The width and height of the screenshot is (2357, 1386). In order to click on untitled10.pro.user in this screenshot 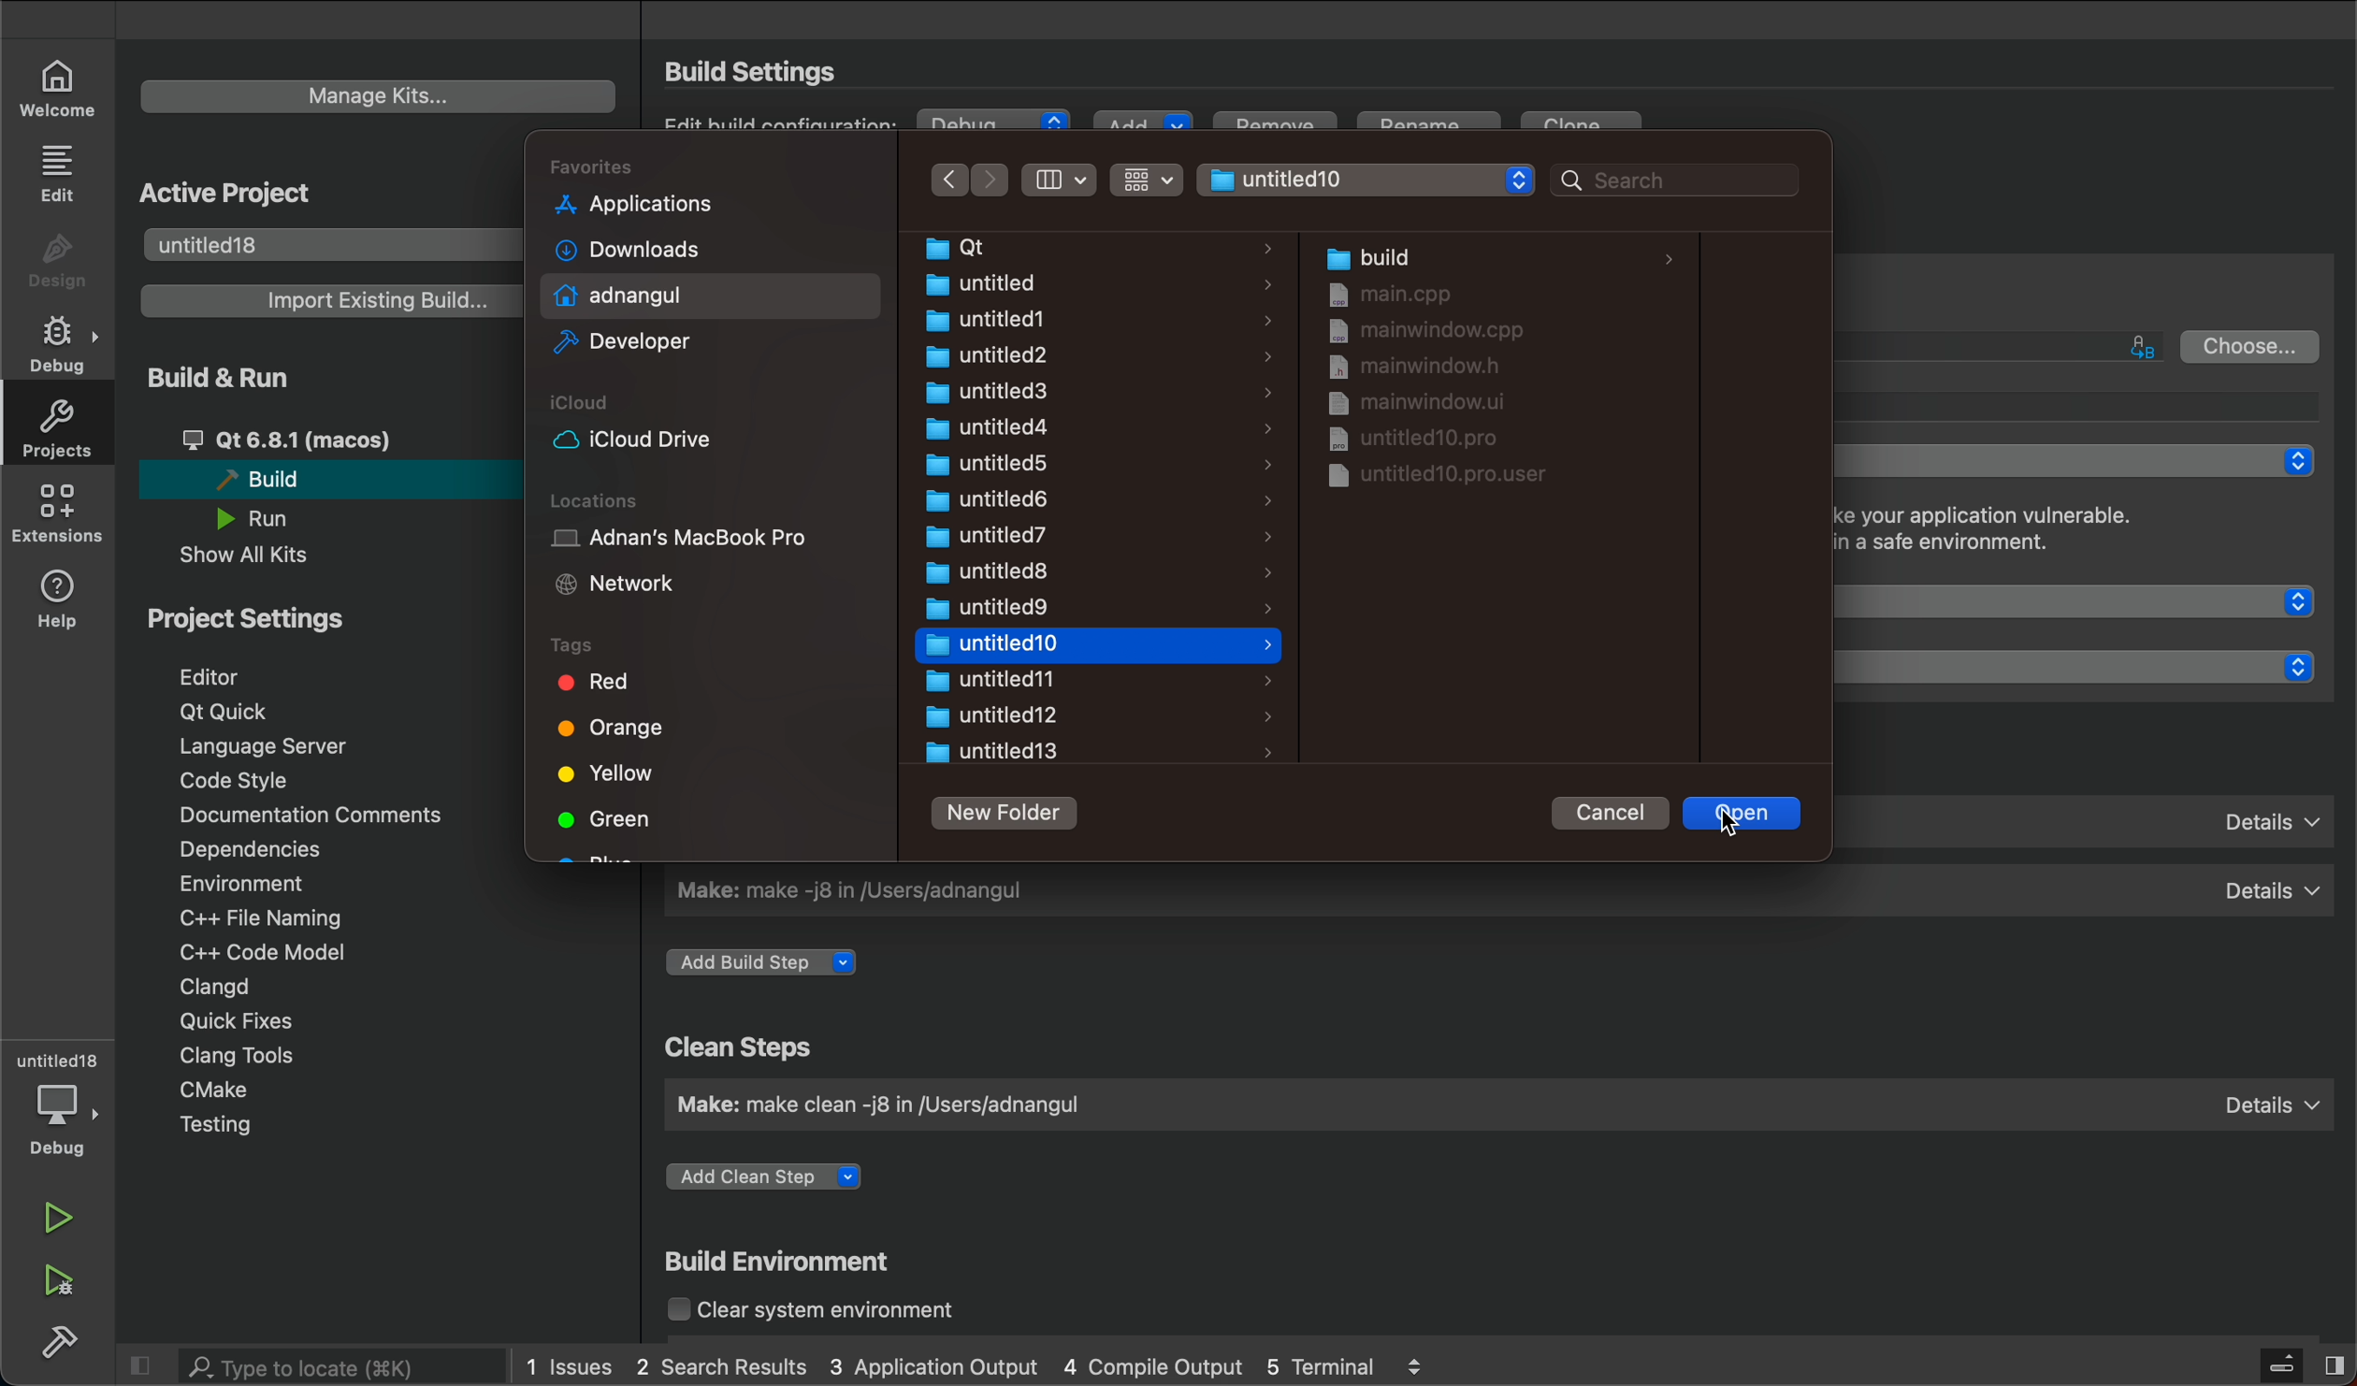, I will do `click(1437, 476)`.